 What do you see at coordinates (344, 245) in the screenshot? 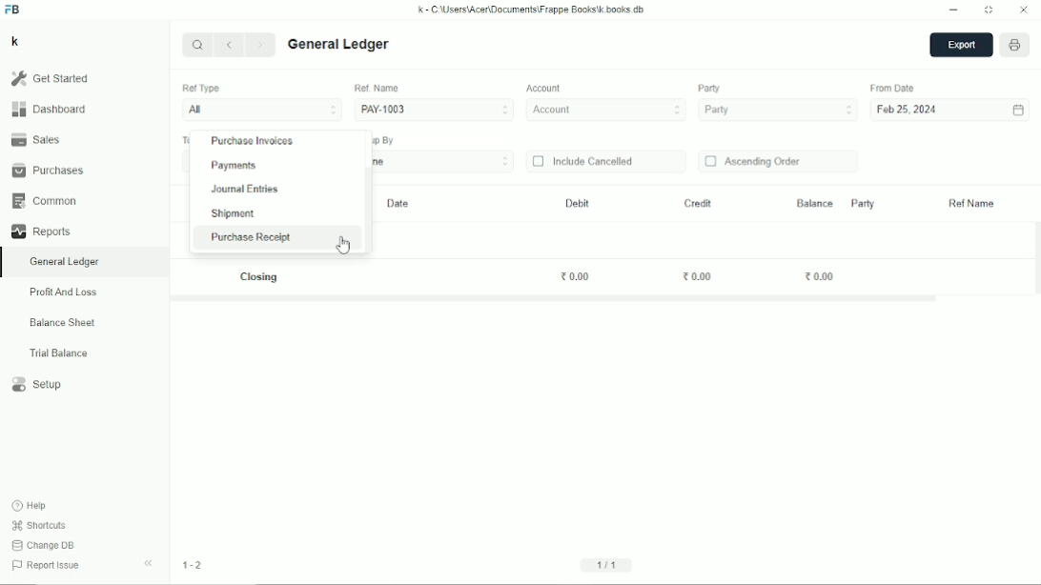
I see `Cursor` at bounding box center [344, 245].